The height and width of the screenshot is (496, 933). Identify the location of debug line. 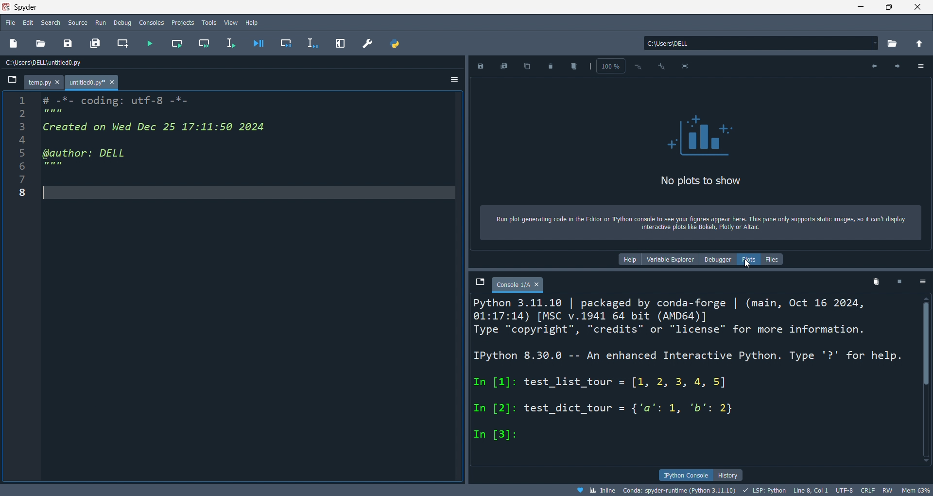
(313, 42).